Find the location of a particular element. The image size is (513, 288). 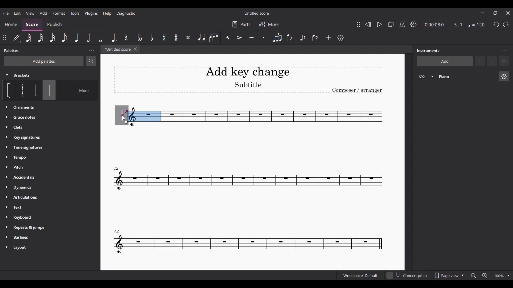

Metronome is located at coordinates (402, 24).